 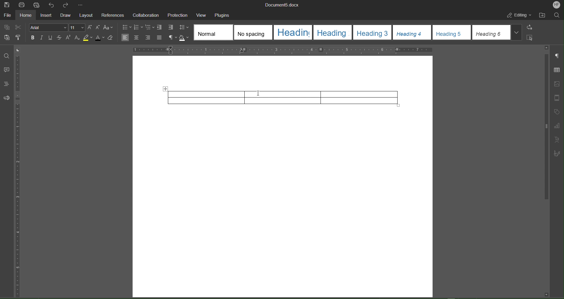 I want to click on Multilevel list, so click(x=150, y=28).